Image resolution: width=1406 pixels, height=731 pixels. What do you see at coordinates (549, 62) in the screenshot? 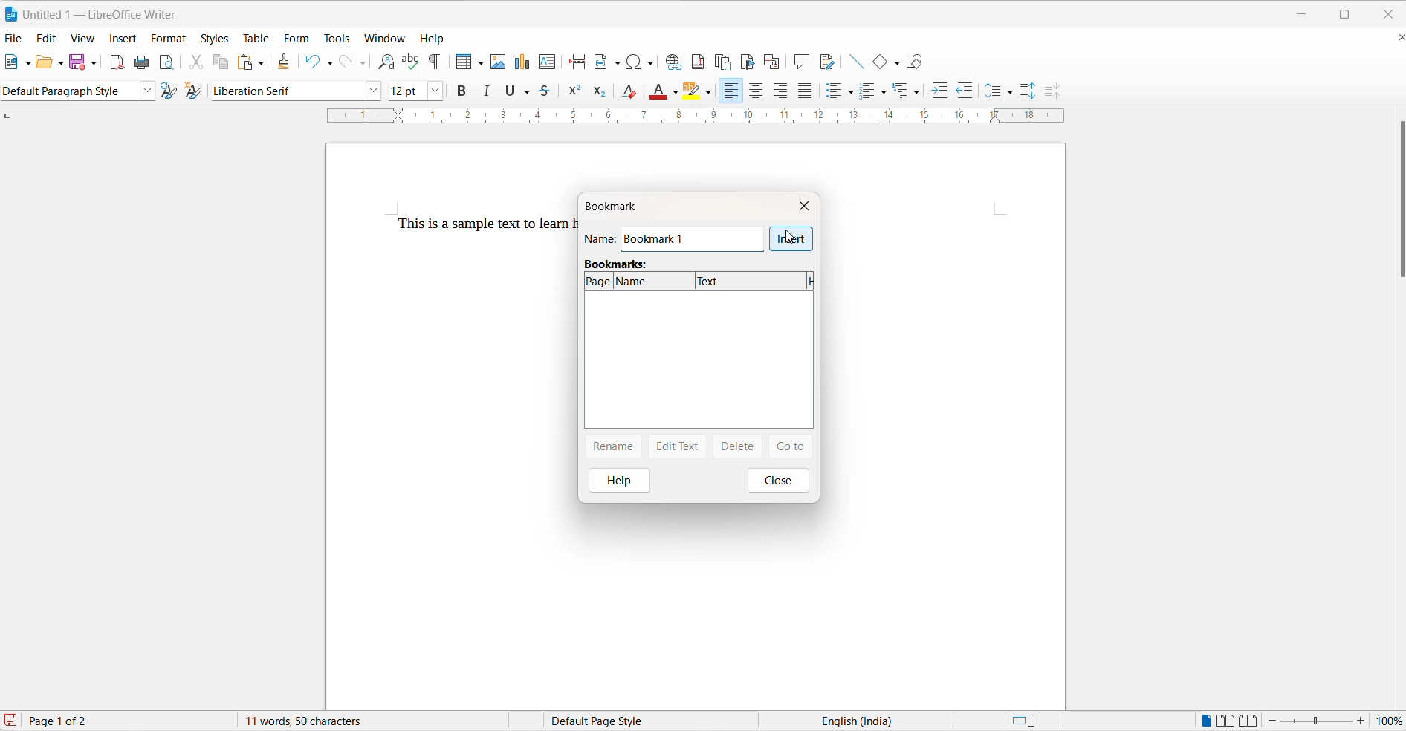
I see `add text` at bounding box center [549, 62].